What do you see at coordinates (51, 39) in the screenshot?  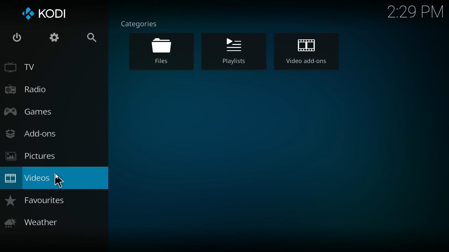 I see `settings` at bounding box center [51, 39].